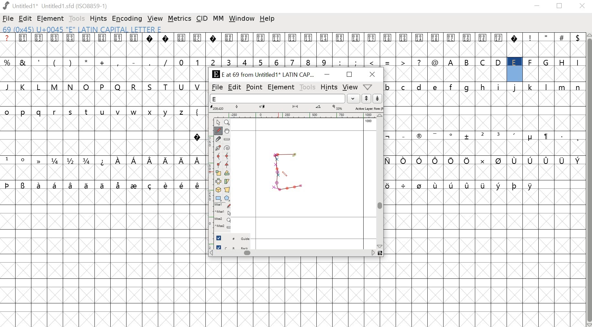 The height and width of the screenshot is (327, 592). Describe the element at coordinates (103, 99) in the screenshot. I see `empty cells` at that location.